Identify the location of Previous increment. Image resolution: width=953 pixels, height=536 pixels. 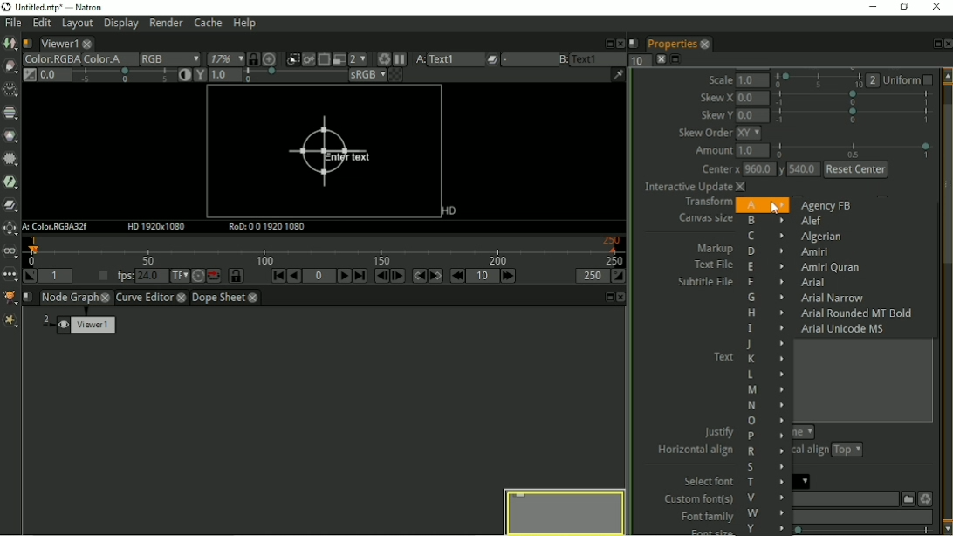
(457, 276).